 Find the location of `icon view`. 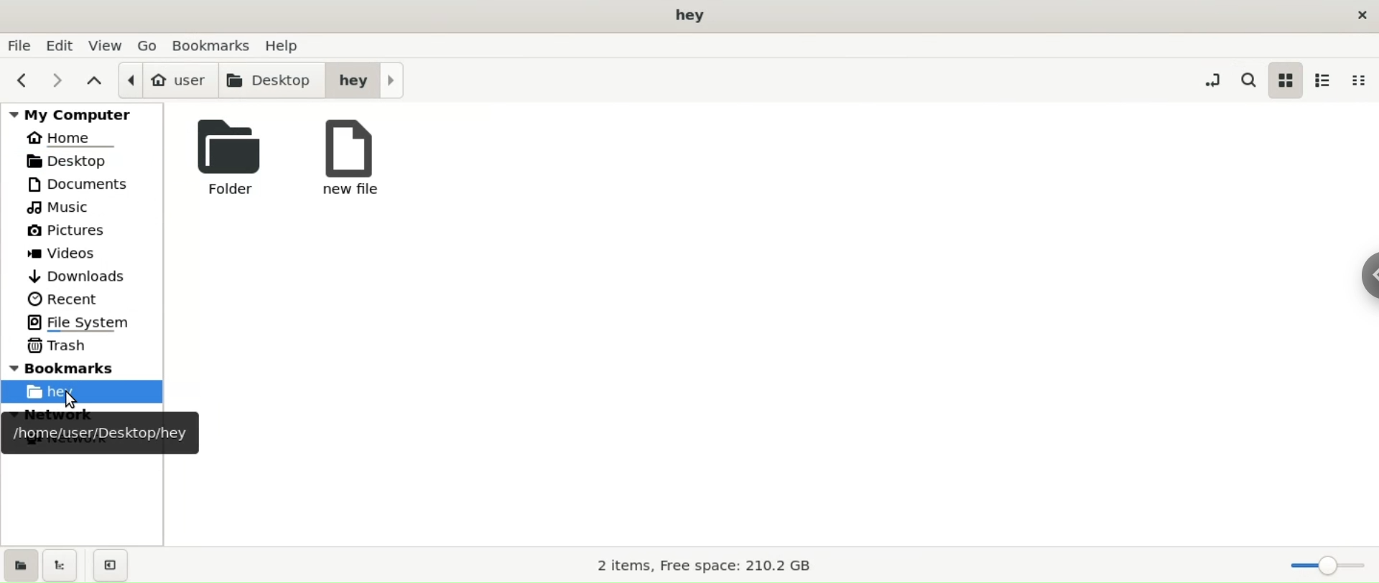

icon view is located at coordinates (1286, 80).